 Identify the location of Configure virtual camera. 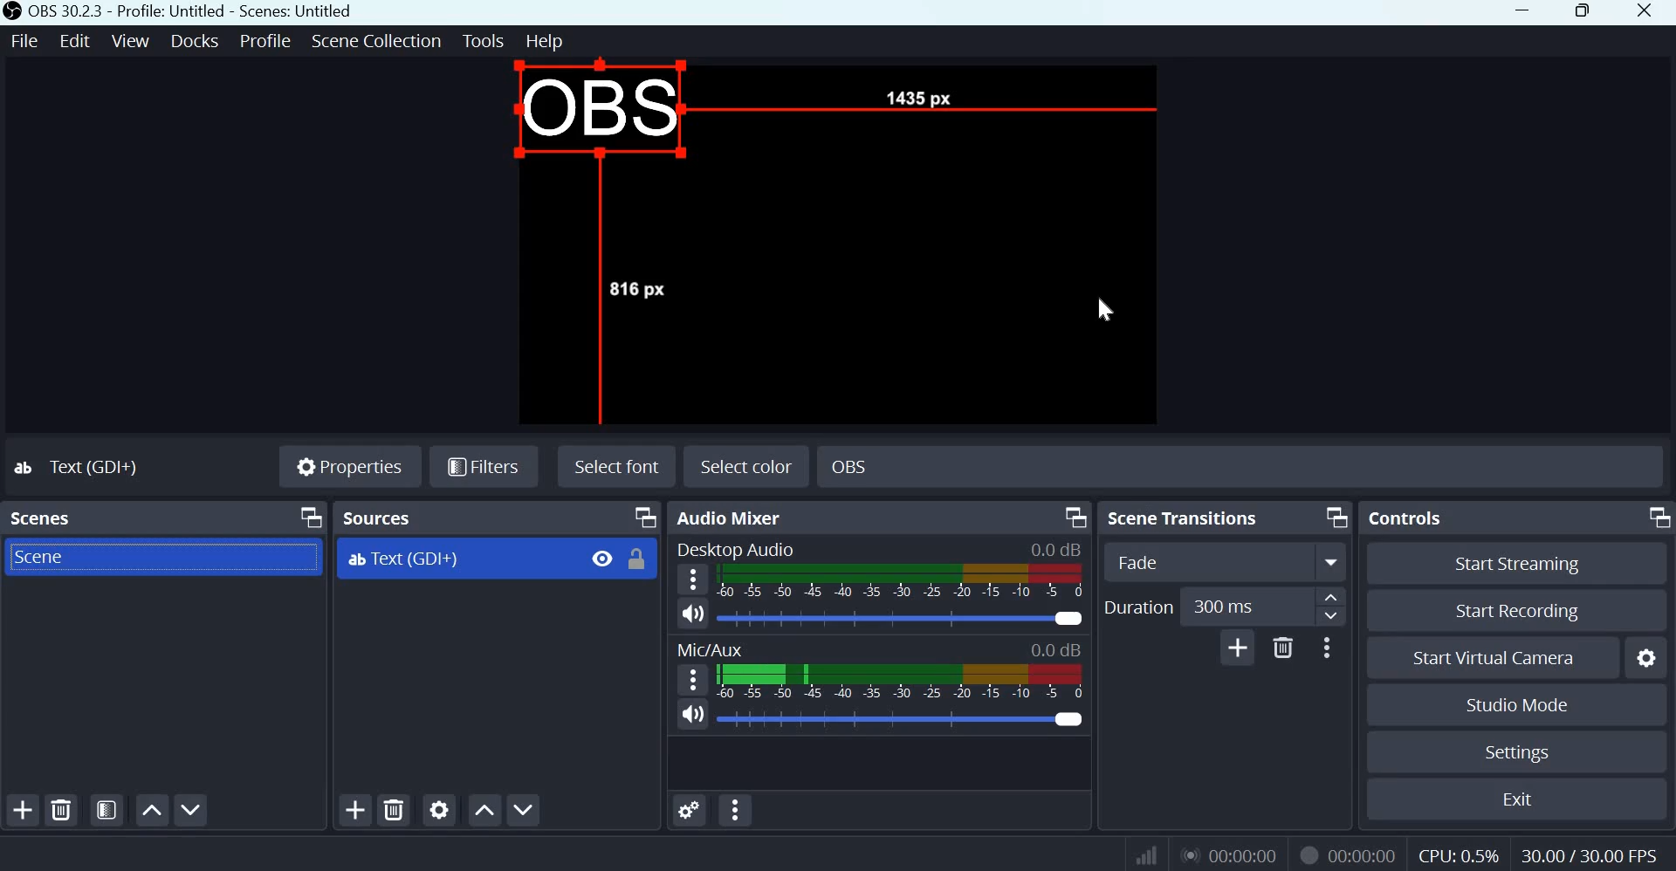
(1646, 658).